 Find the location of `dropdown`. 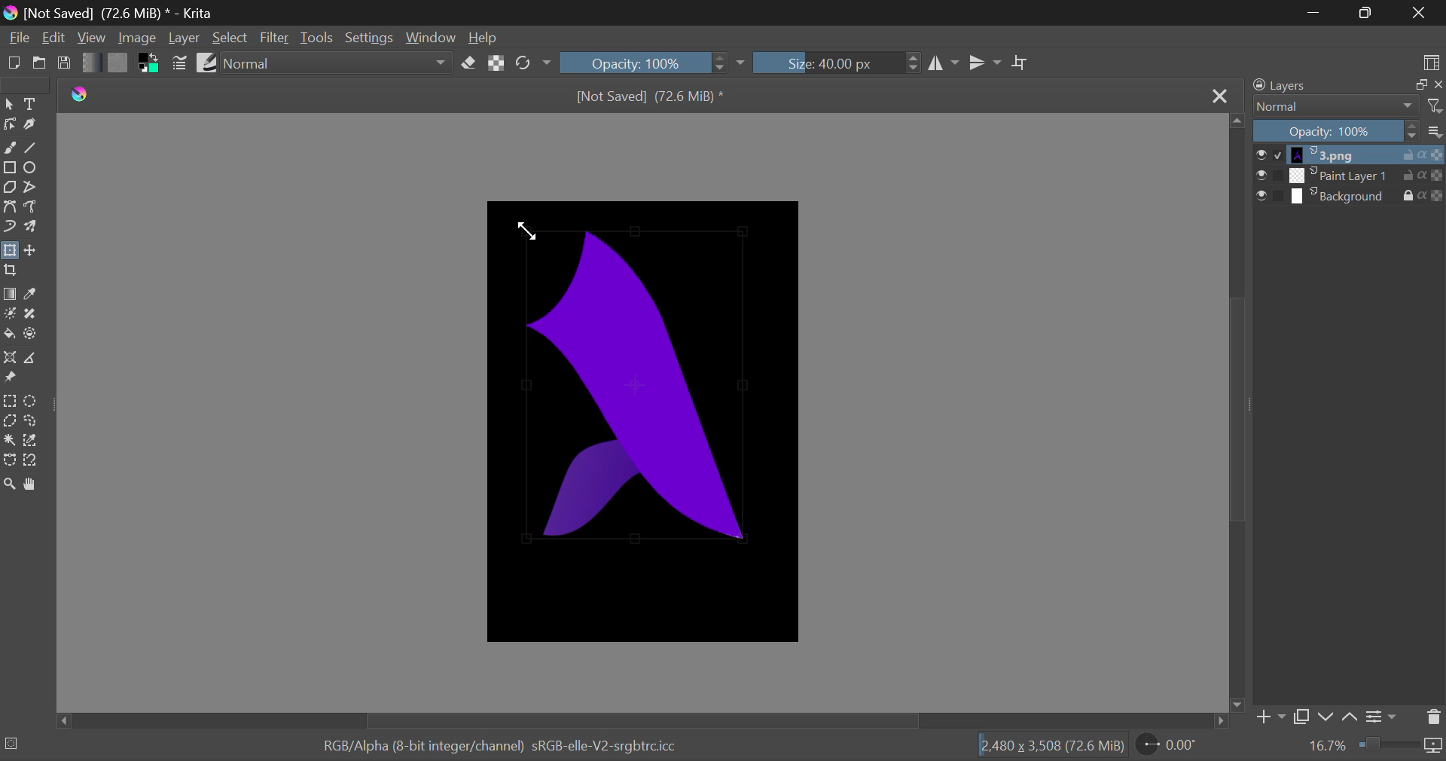

dropdown is located at coordinates (741, 63).